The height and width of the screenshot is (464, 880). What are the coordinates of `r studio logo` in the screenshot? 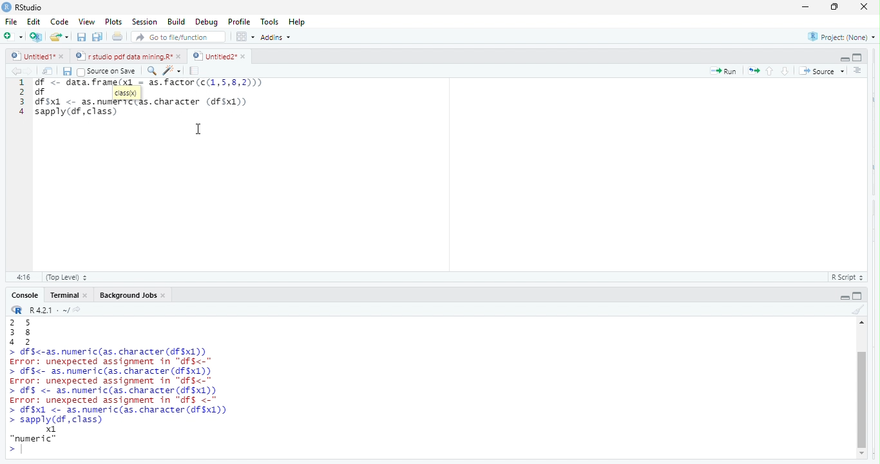 It's located at (17, 310).